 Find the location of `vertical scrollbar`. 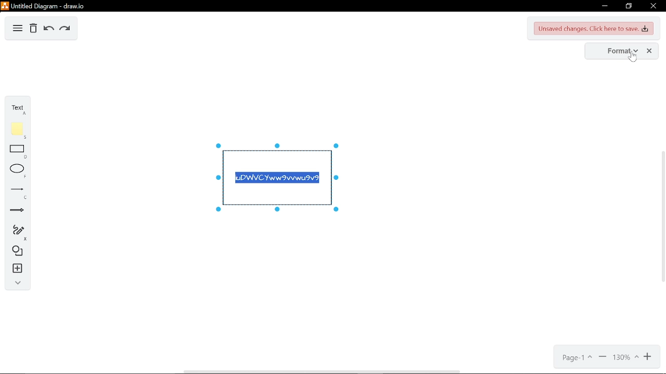

vertical scrollbar is located at coordinates (662, 217).